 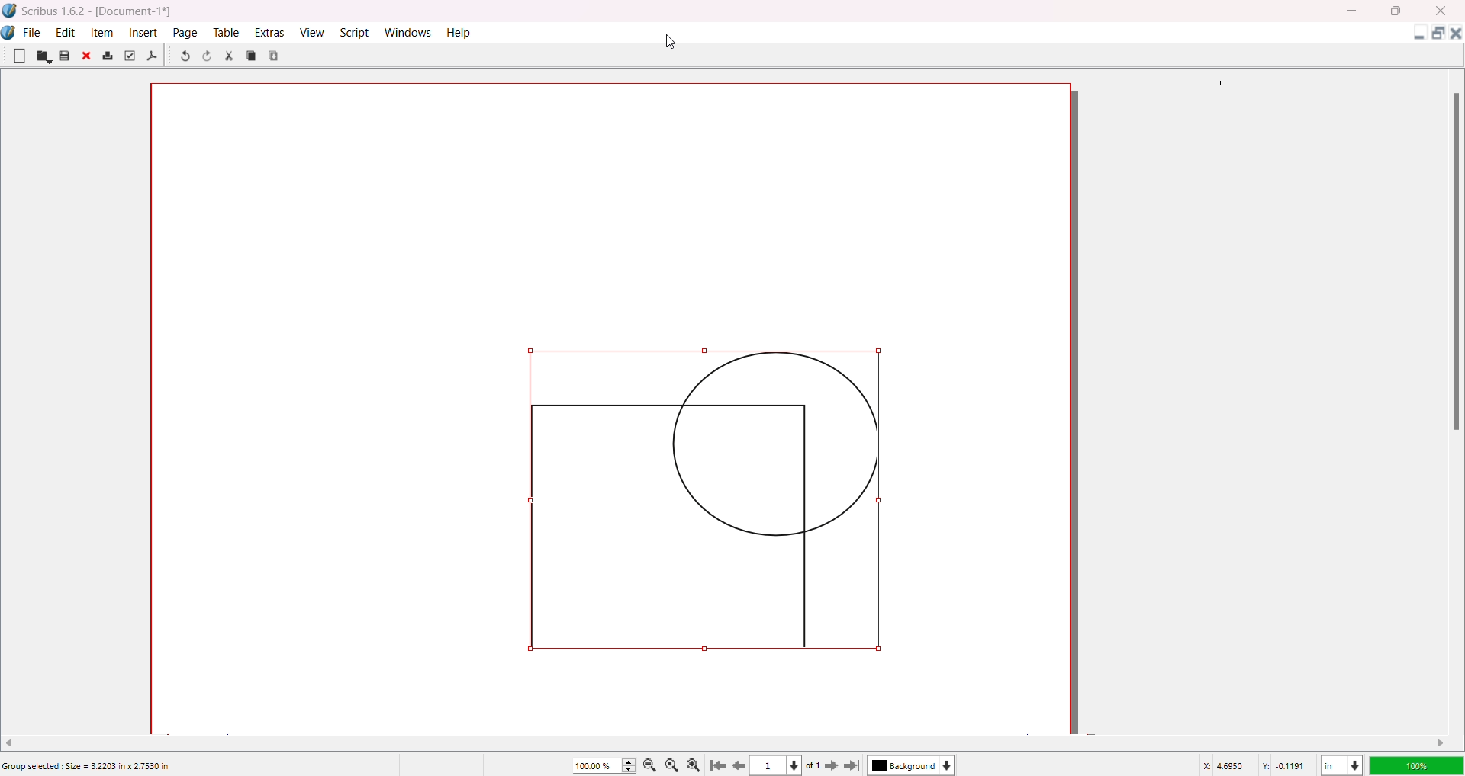 I want to click on Latitude/Longitude, so click(x=1255, y=765).